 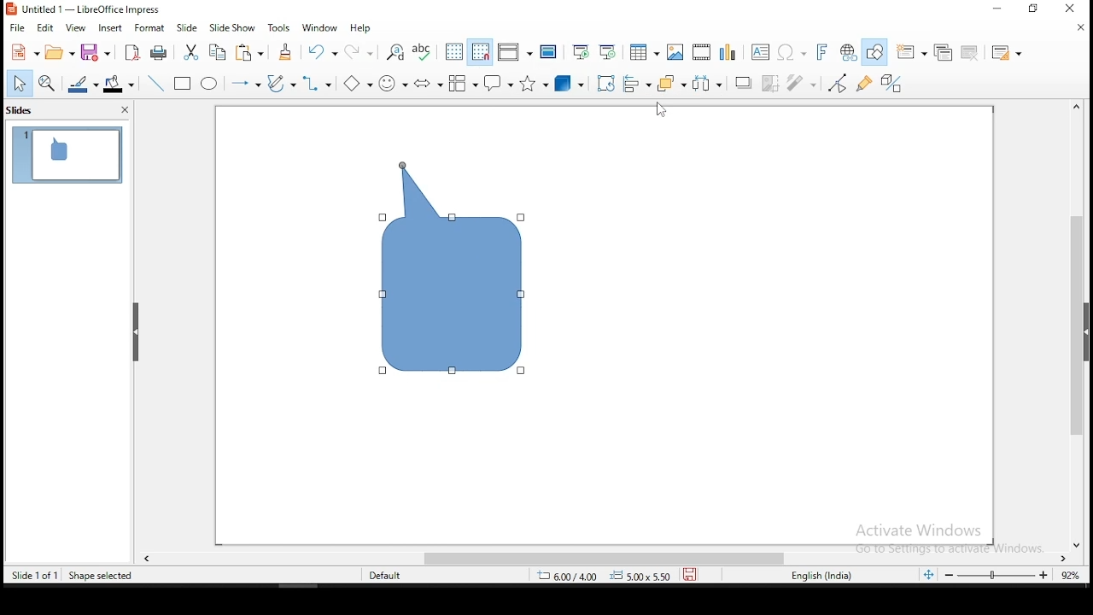 What do you see at coordinates (549, 53) in the screenshot?
I see `master slide` at bounding box center [549, 53].